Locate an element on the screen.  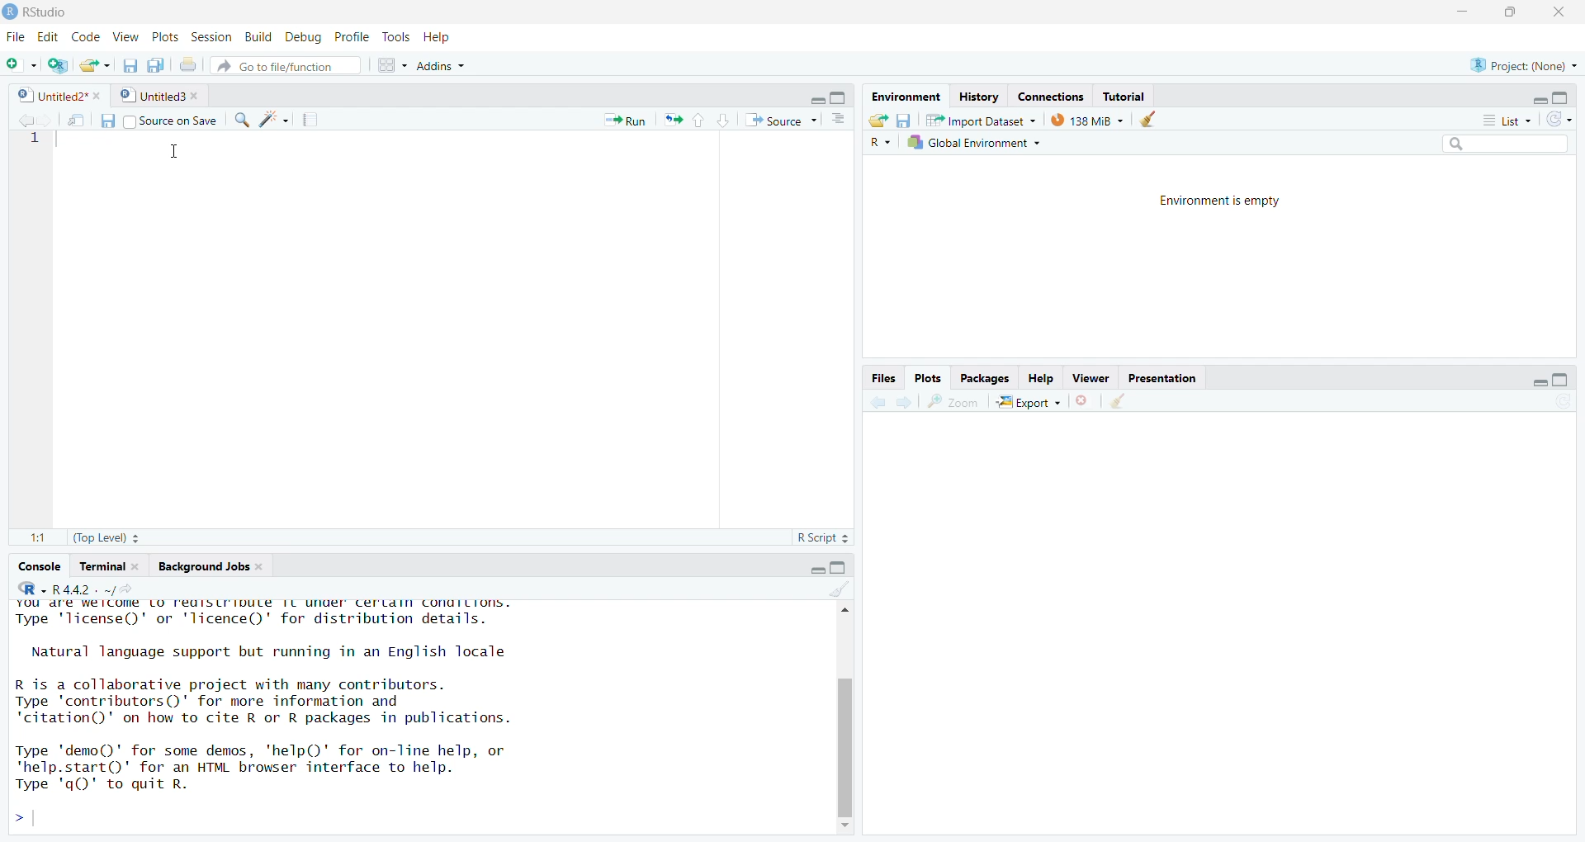
Presentation is located at coordinates (1163, 378).